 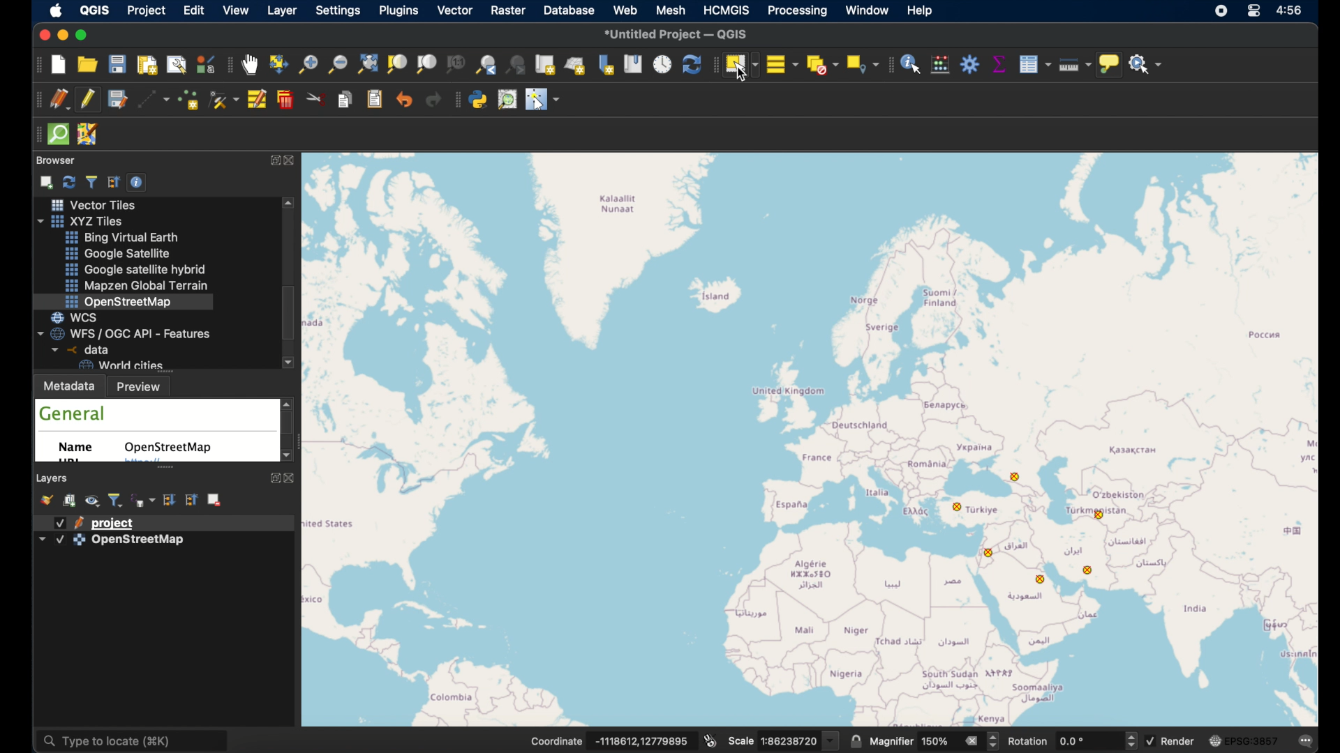 I want to click on zoom full, so click(x=366, y=63).